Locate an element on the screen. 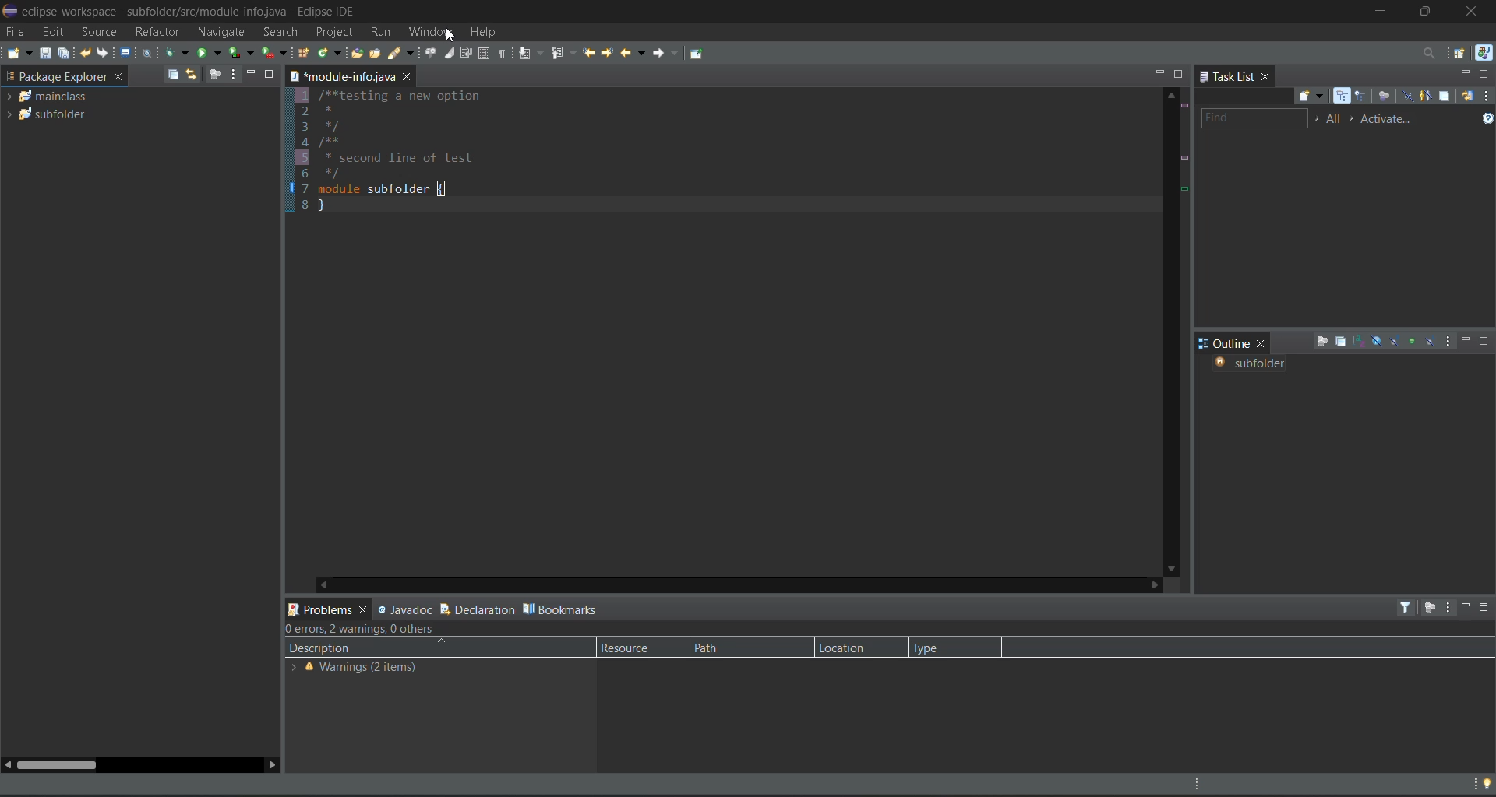  open perspective is located at coordinates (1462, 54).